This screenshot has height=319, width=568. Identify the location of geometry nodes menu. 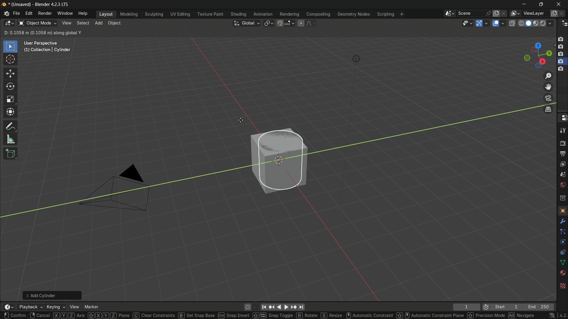
(354, 14).